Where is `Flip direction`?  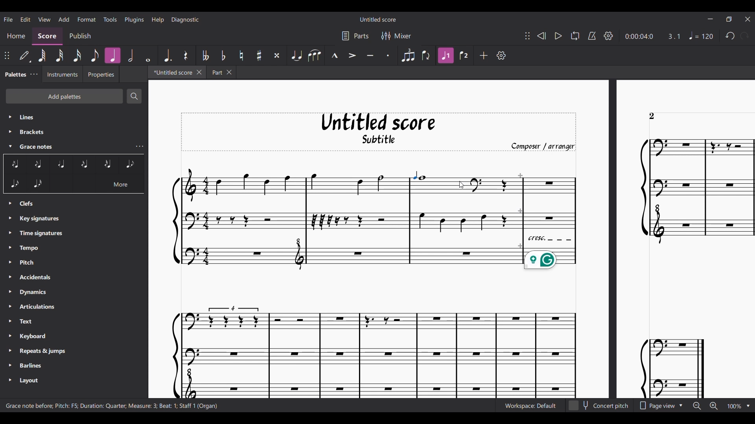
Flip direction is located at coordinates (426, 55).